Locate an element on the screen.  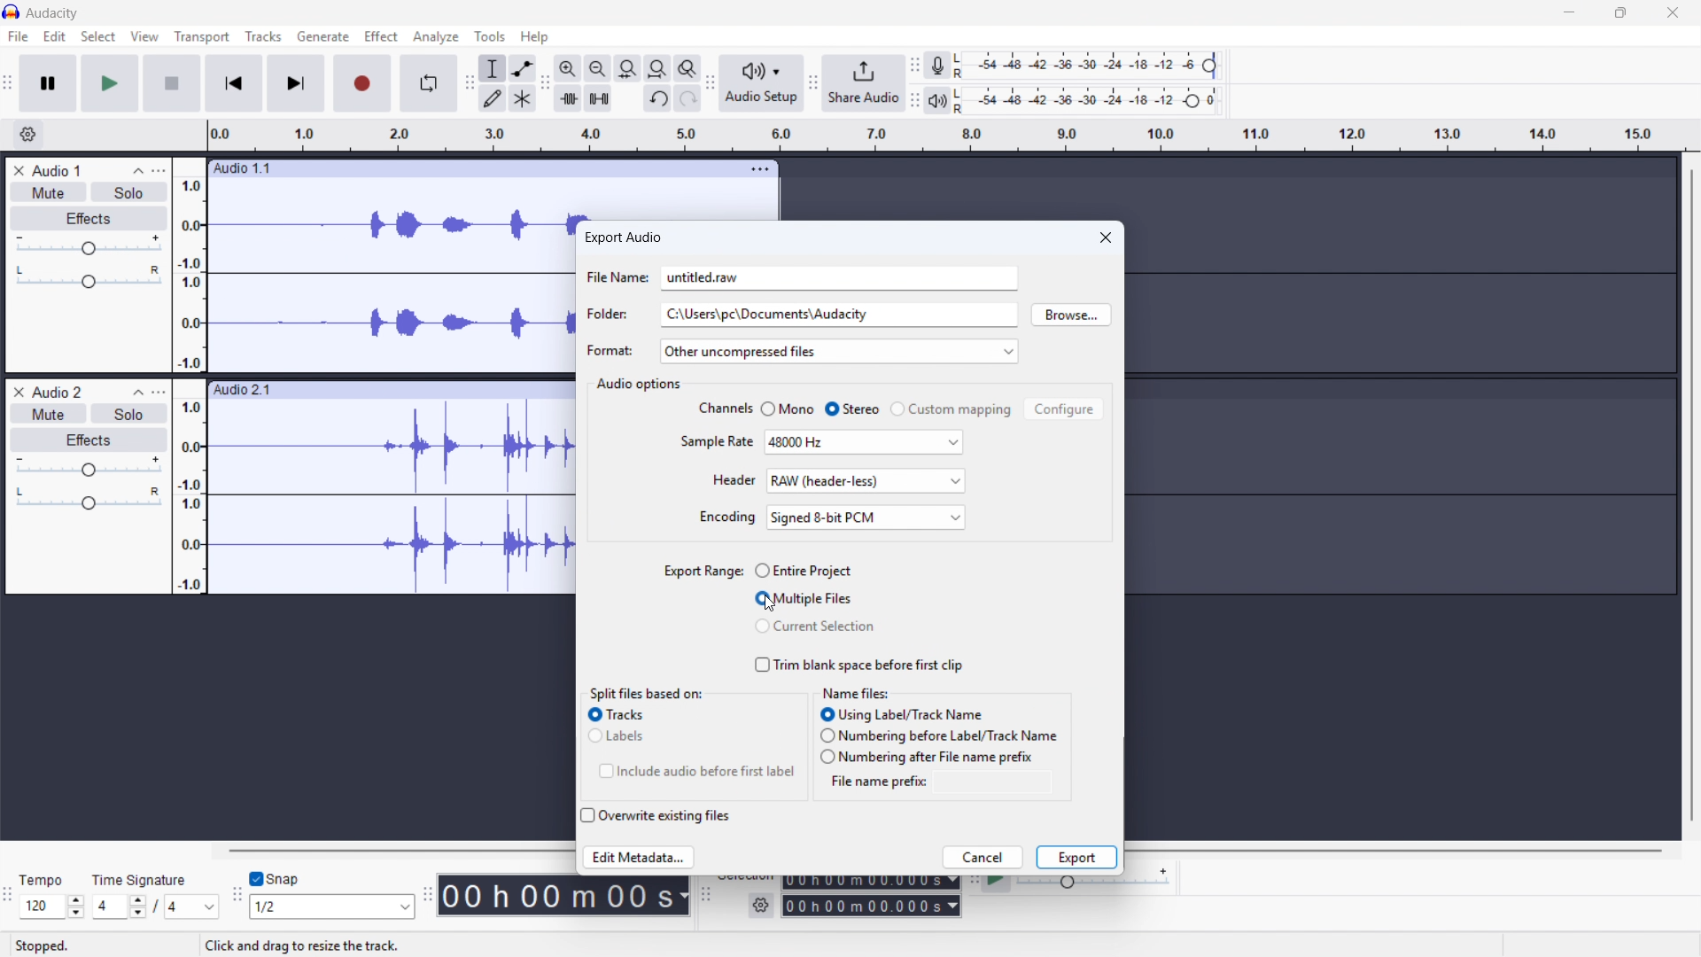
Trim blank space before first clip is located at coordinates (858, 665).